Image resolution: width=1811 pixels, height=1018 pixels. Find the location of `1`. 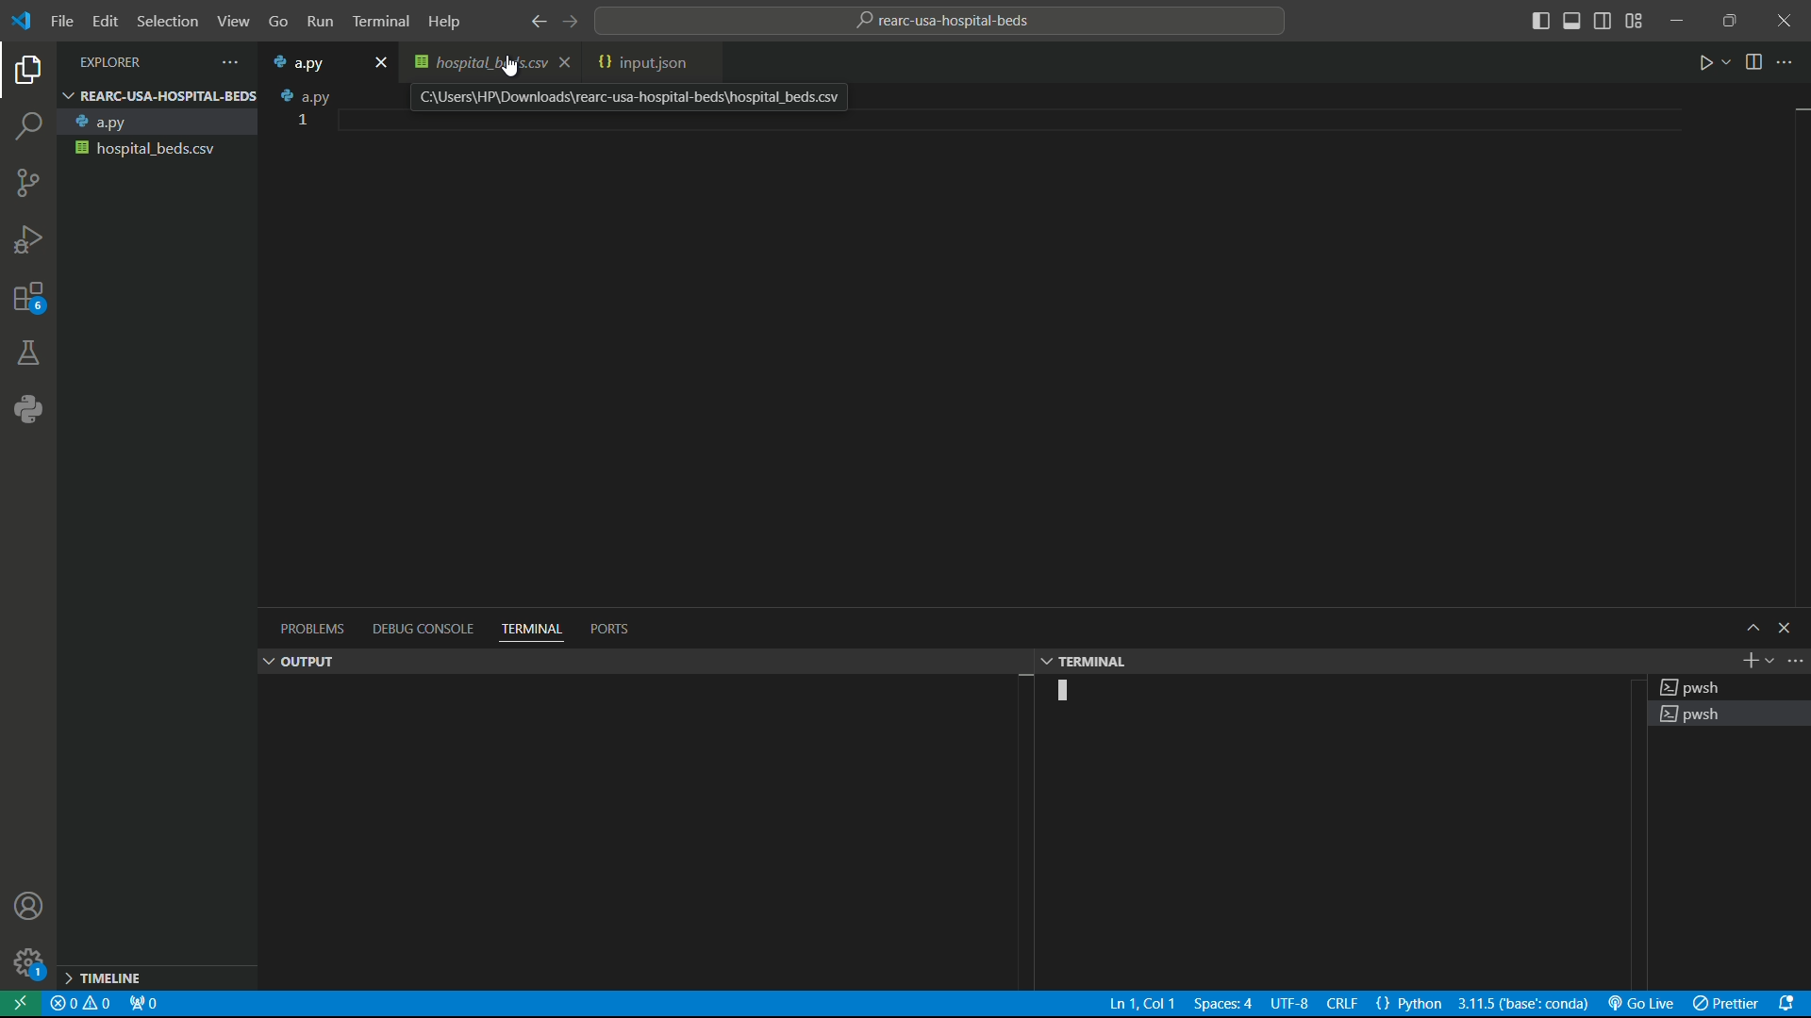

1 is located at coordinates (302, 120).